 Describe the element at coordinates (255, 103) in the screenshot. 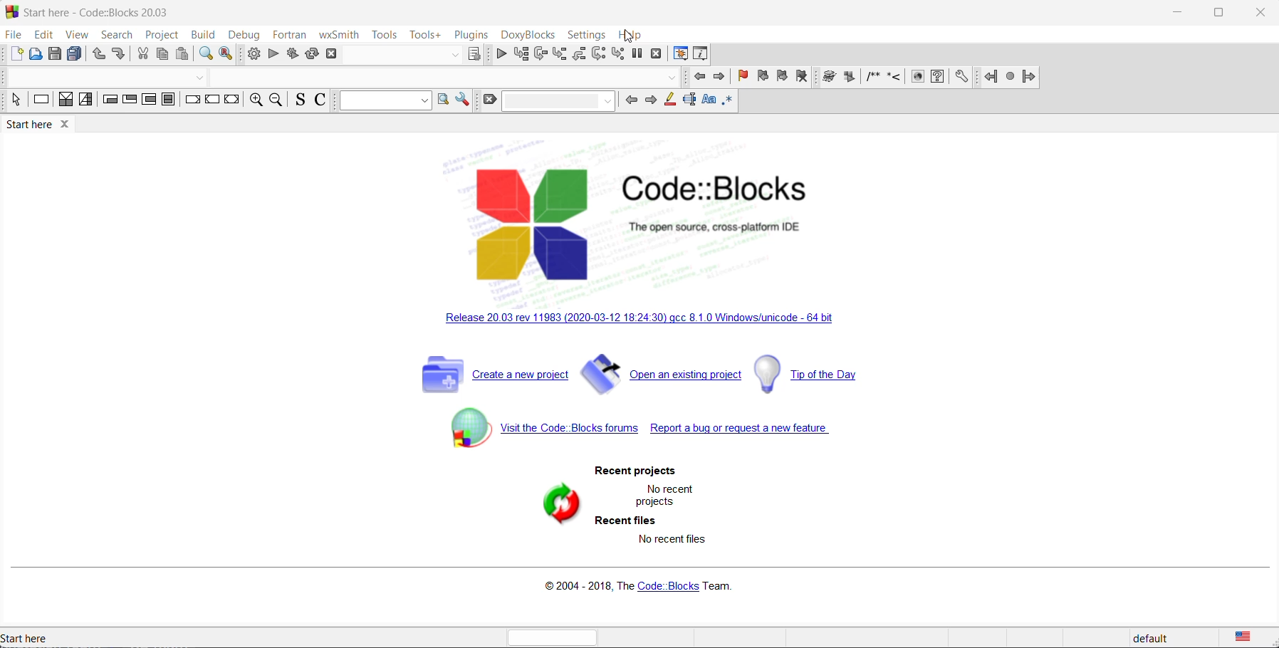

I see `zoom in` at that location.